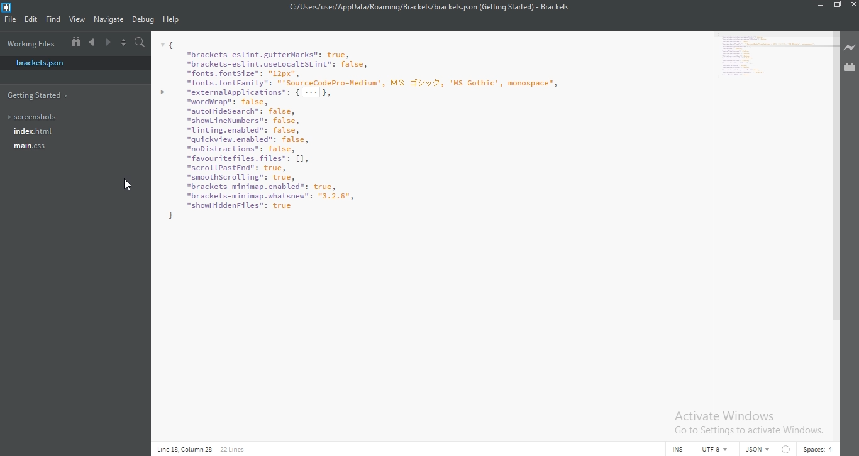  Describe the element at coordinates (818, 449) in the screenshot. I see `space:4` at that location.